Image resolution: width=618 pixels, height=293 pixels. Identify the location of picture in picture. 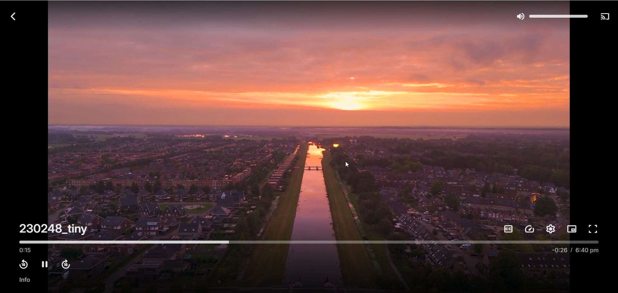
(573, 229).